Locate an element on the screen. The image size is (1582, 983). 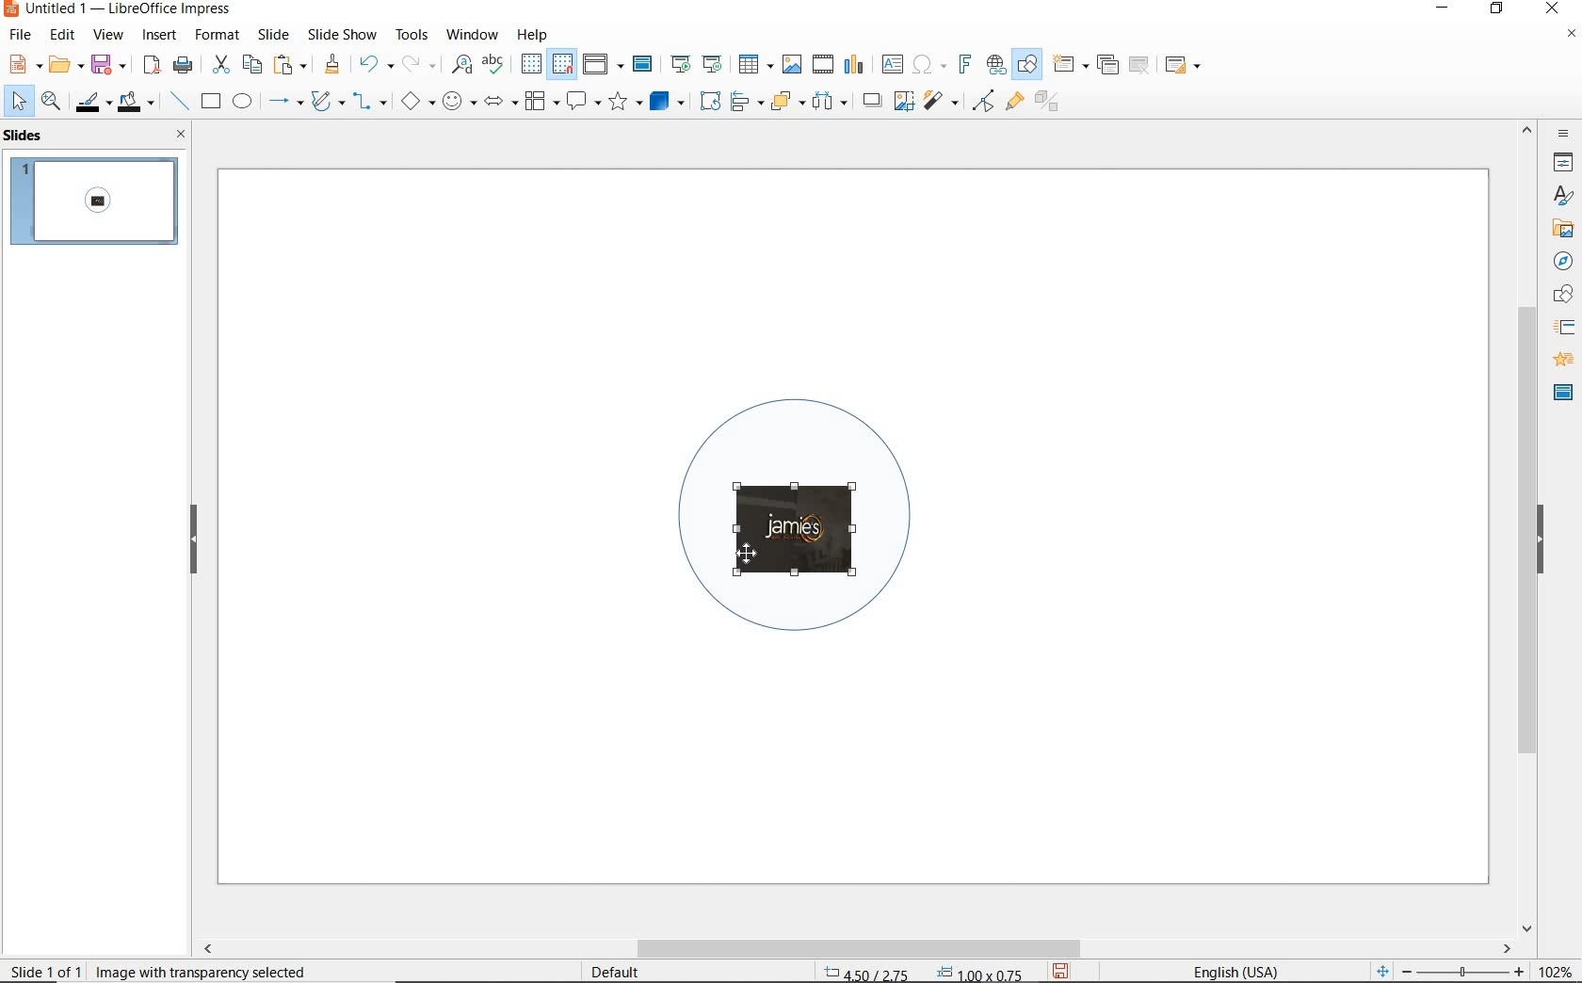
close is located at coordinates (176, 134).